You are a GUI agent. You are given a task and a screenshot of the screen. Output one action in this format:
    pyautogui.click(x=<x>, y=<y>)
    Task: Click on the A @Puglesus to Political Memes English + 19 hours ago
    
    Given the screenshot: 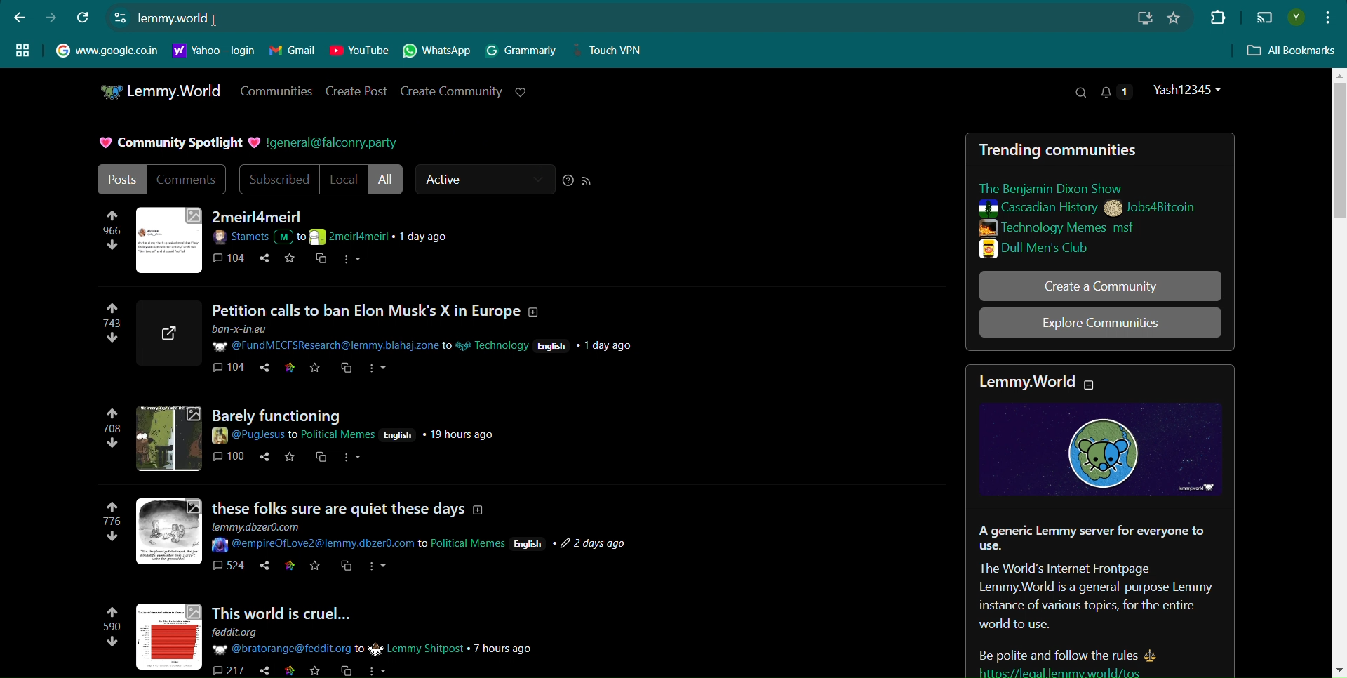 What is the action you would take?
    pyautogui.click(x=355, y=434)
    